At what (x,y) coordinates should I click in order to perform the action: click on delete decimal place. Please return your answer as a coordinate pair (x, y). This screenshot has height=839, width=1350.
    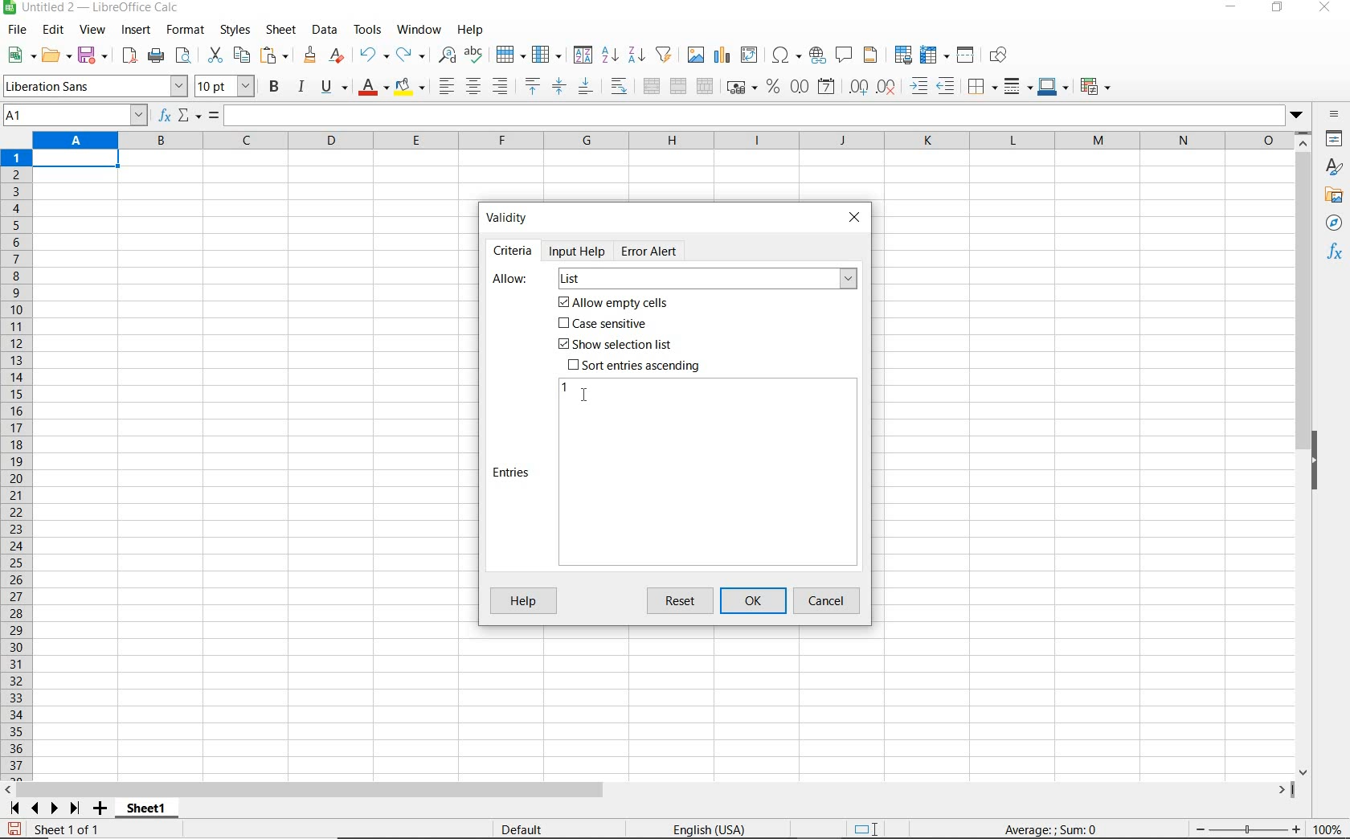
    Looking at the image, I should click on (887, 86).